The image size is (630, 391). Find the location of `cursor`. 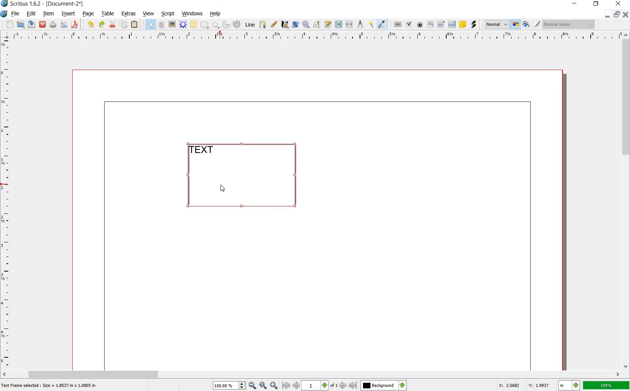

cursor is located at coordinates (225, 189).